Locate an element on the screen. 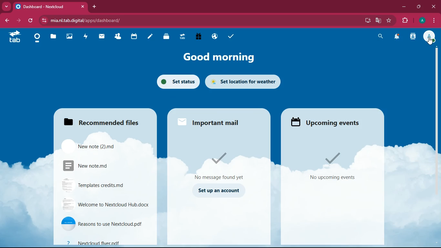 The image size is (441, 248). home is located at coordinates (36, 38).